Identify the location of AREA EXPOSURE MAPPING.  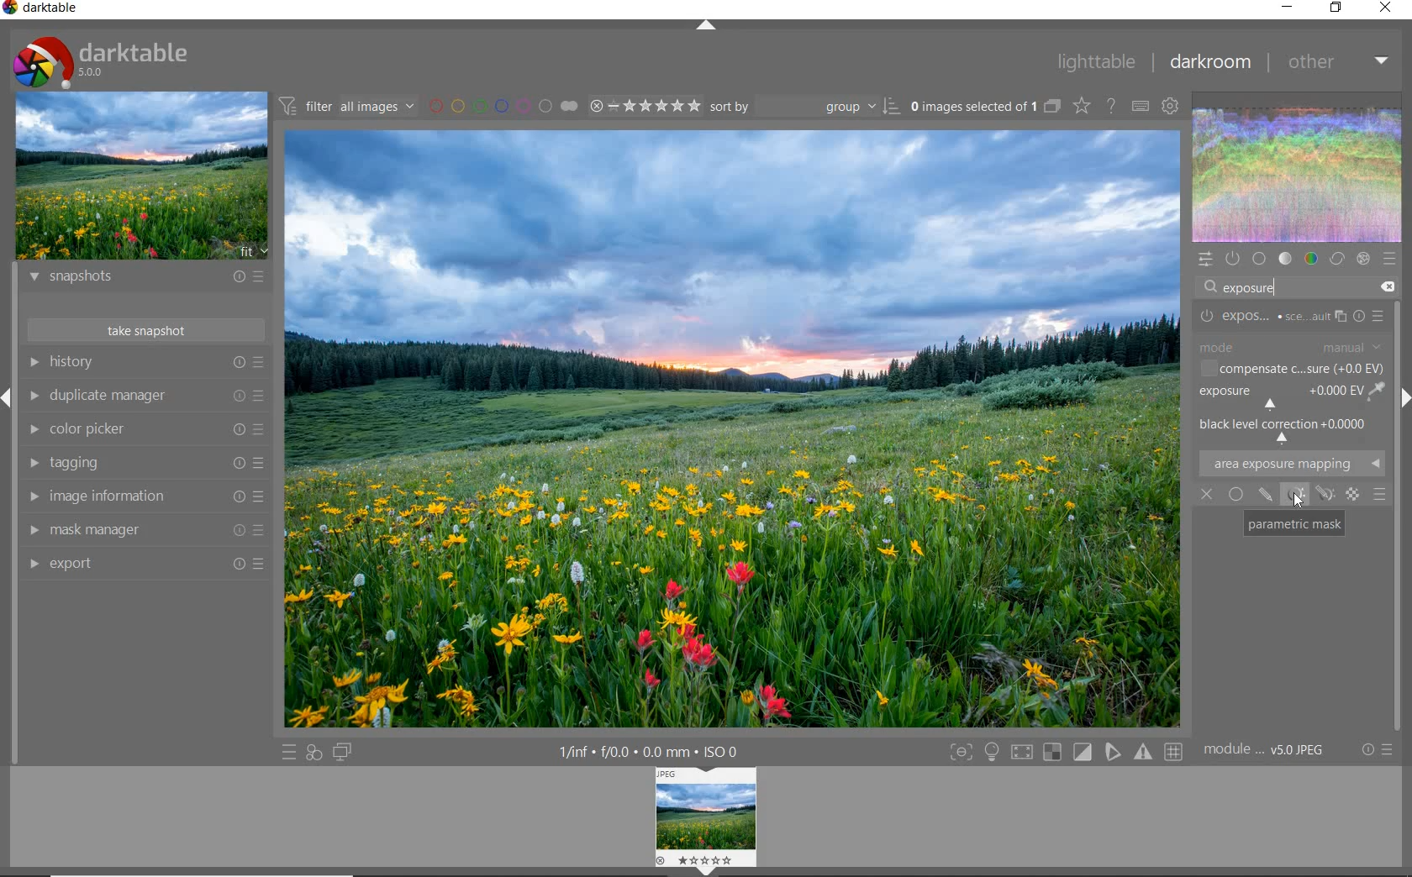
(1299, 465).